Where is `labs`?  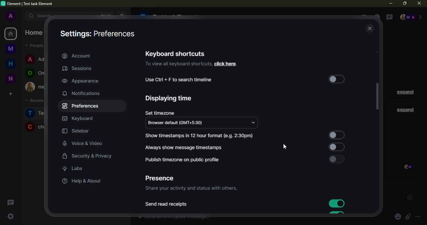
labs is located at coordinates (73, 168).